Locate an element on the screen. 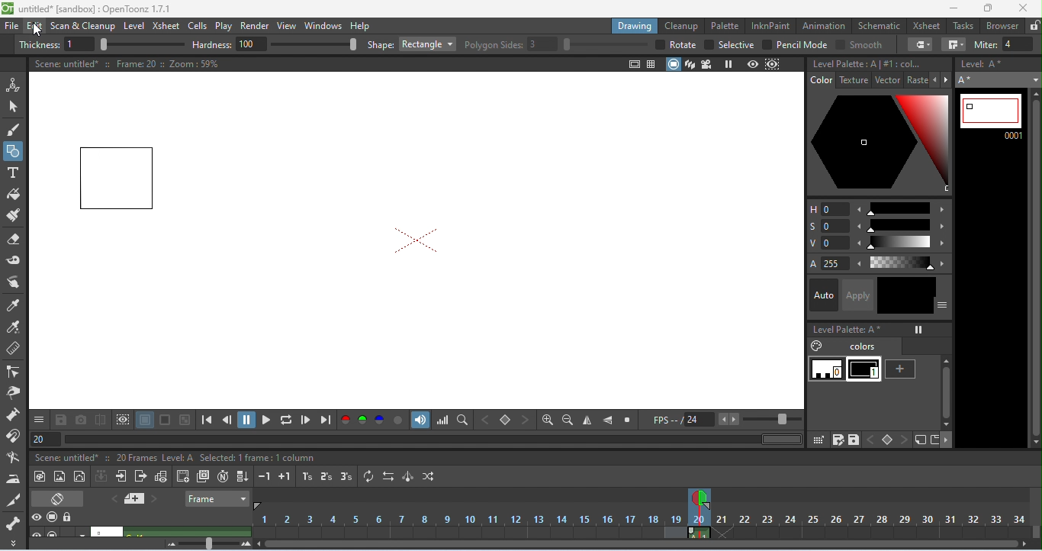 The height and width of the screenshot is (551, 1042). fill is located at coordinates (12, 193).